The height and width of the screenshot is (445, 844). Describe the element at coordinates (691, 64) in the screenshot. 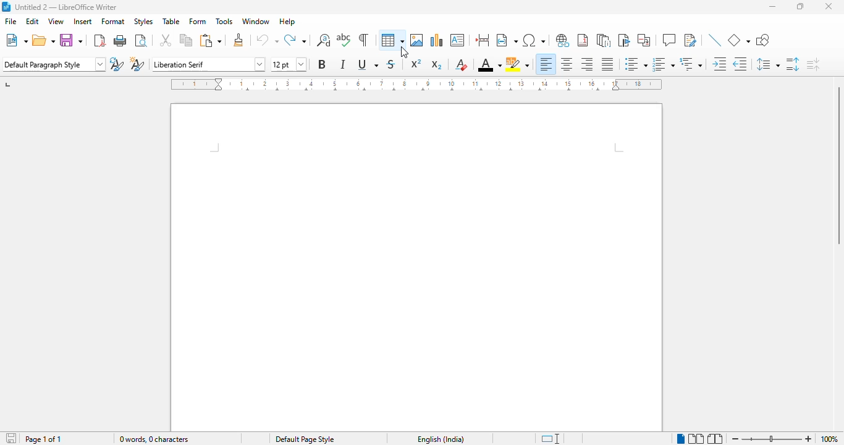

I see `select outline format` at that location.